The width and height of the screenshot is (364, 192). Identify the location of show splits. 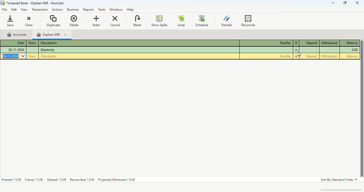
(160, 21).